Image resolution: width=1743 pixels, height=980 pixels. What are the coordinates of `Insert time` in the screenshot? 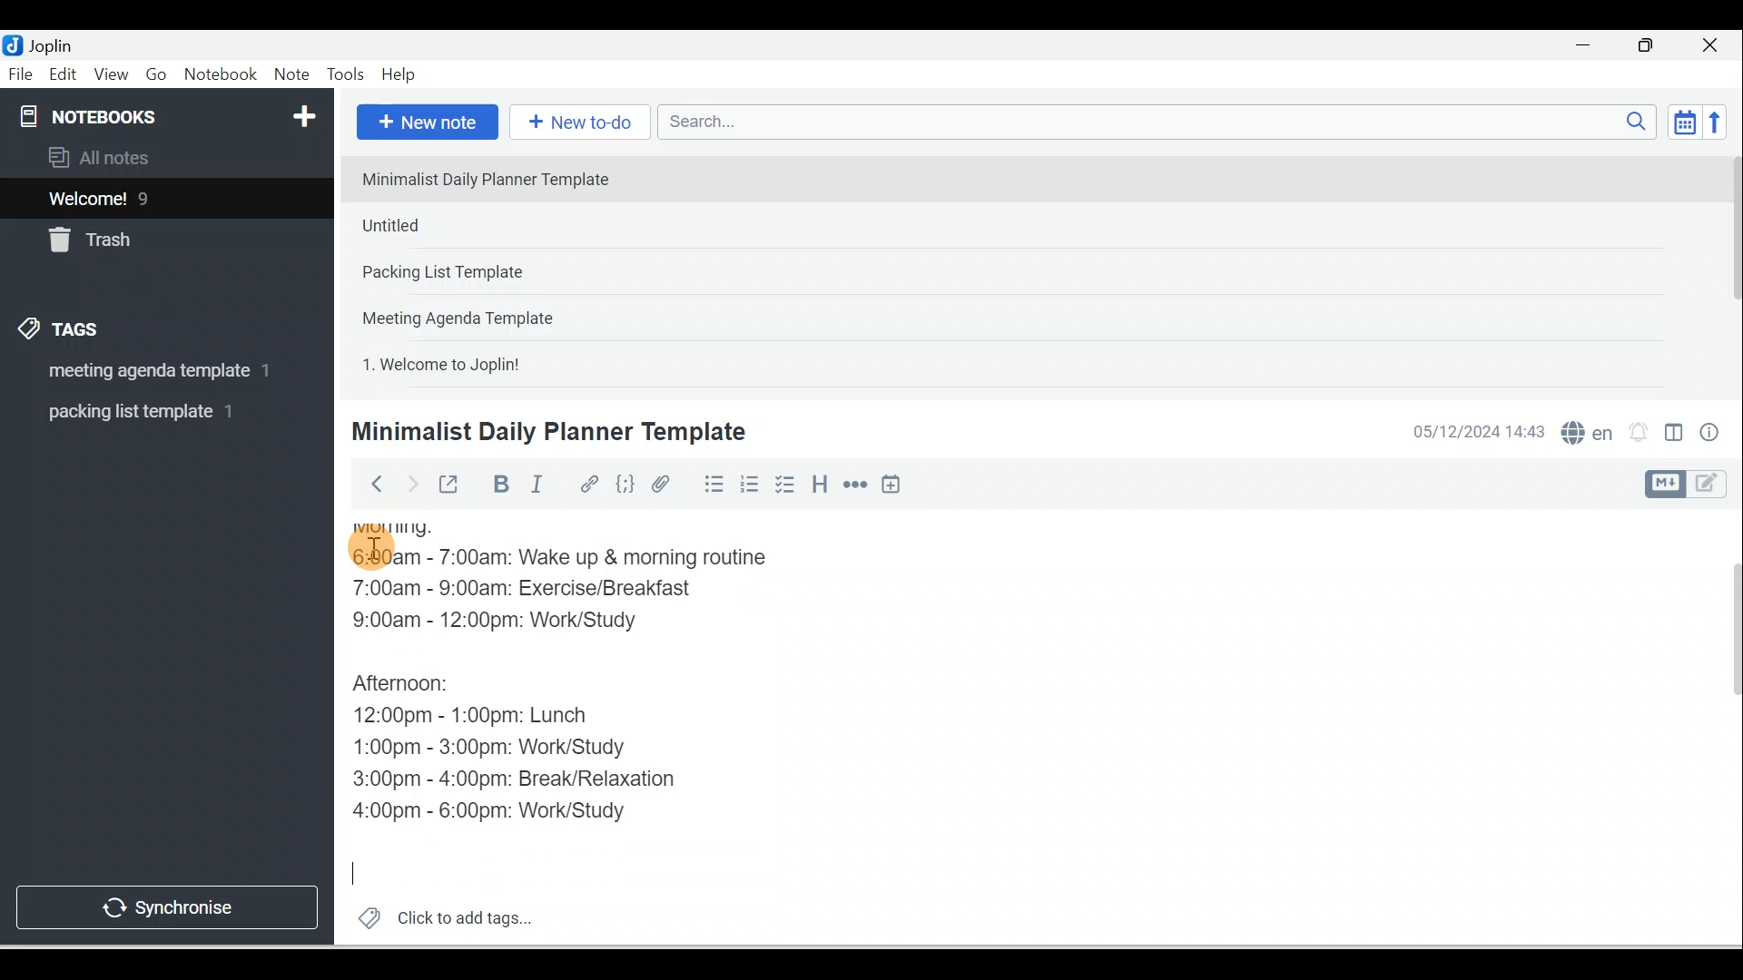 It's located at (891, 485).